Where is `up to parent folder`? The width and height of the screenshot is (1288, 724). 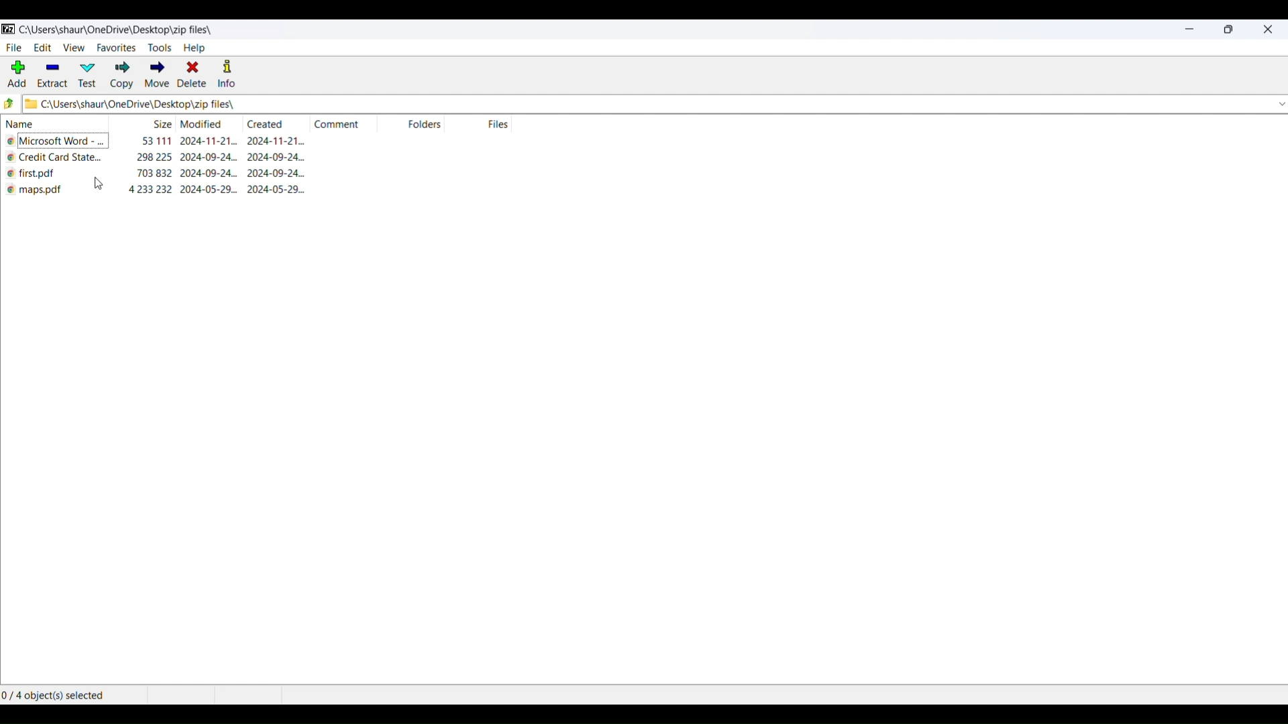 up to parent folder is located at coordinates (9, 103).